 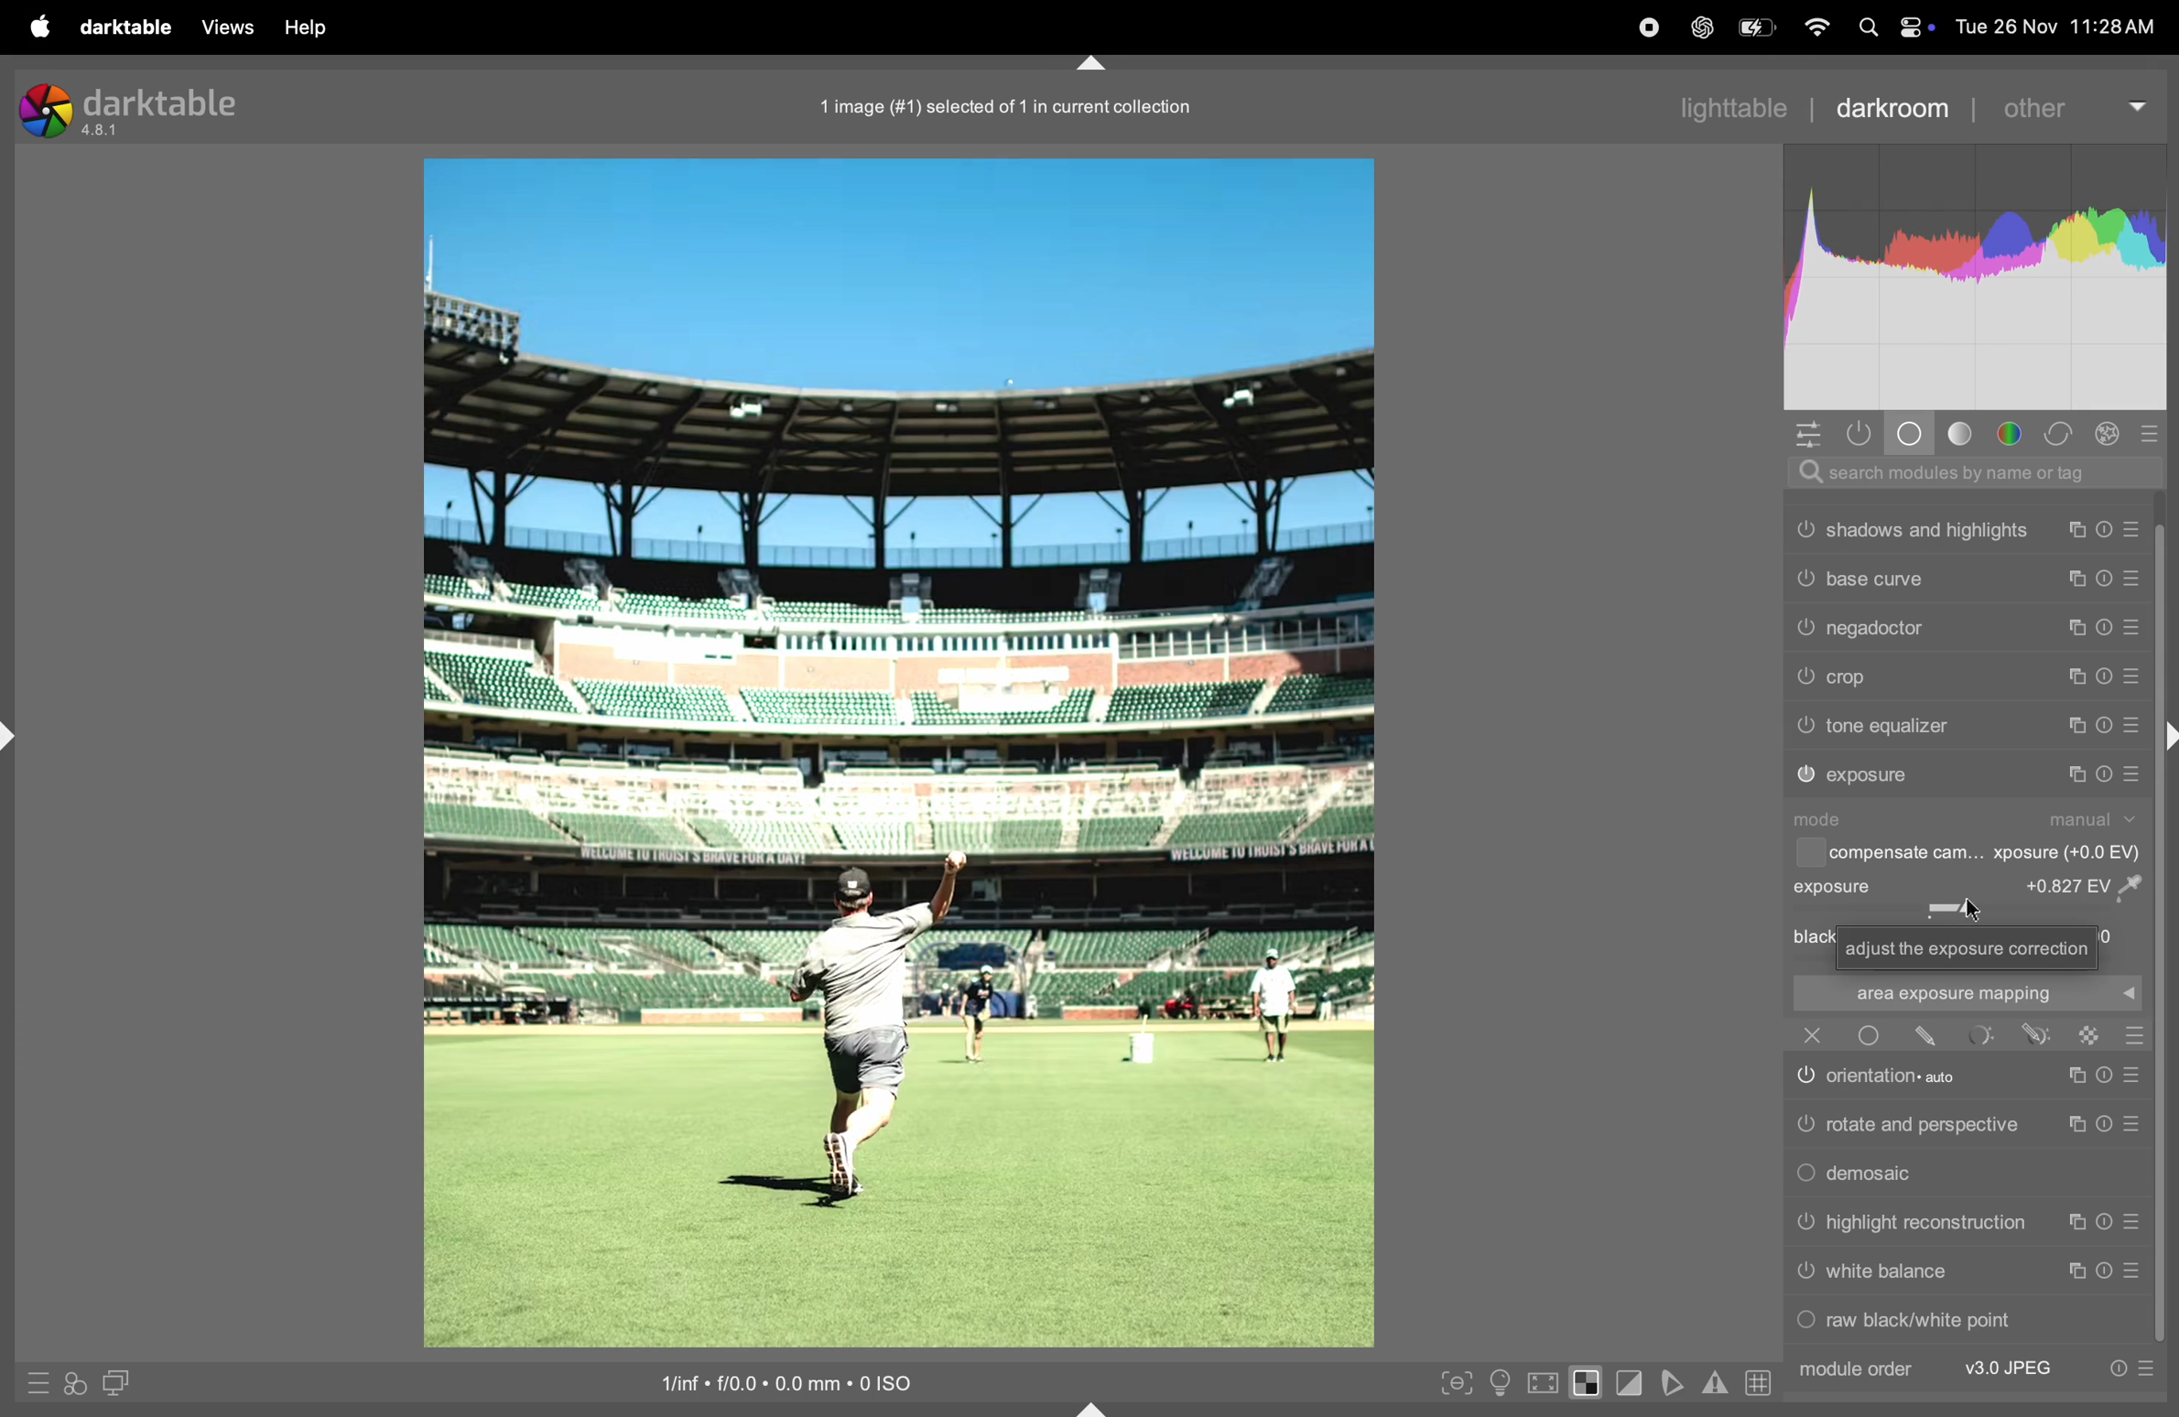 I want to click on area exposure mapping, so click(x=1964, y=993).